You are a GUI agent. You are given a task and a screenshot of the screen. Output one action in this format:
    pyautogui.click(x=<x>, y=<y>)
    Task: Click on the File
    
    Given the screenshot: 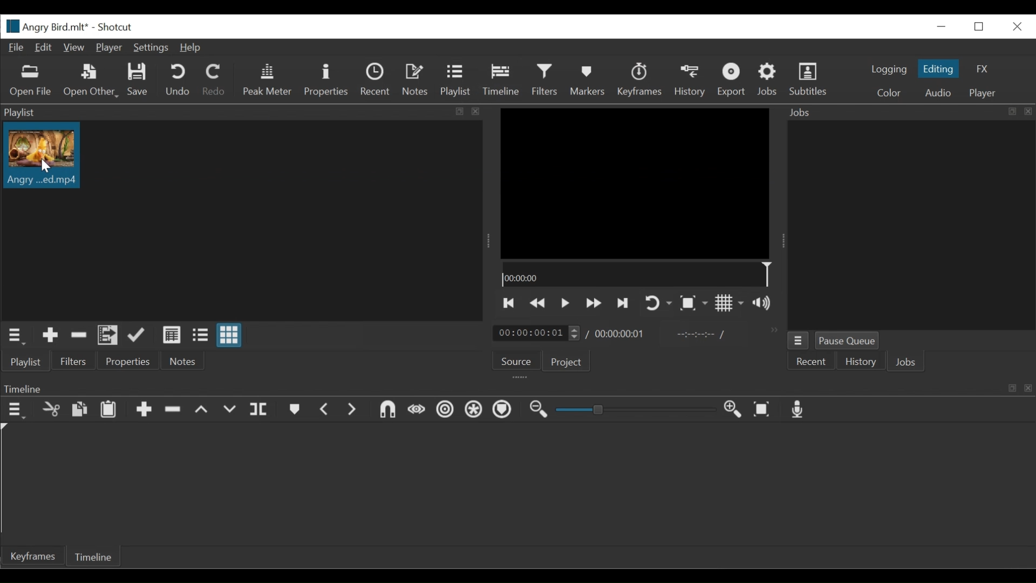 What is the action you would take?
    pyautogui.click(x=17, y=48)
    